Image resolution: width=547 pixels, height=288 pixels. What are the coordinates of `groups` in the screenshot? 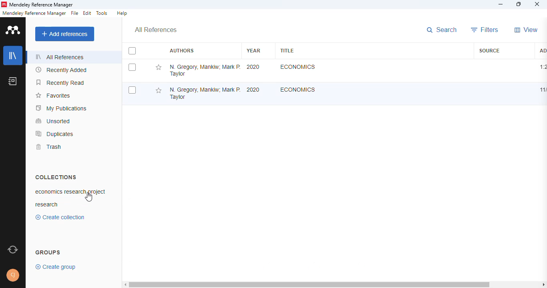 It's located at (48, 252).